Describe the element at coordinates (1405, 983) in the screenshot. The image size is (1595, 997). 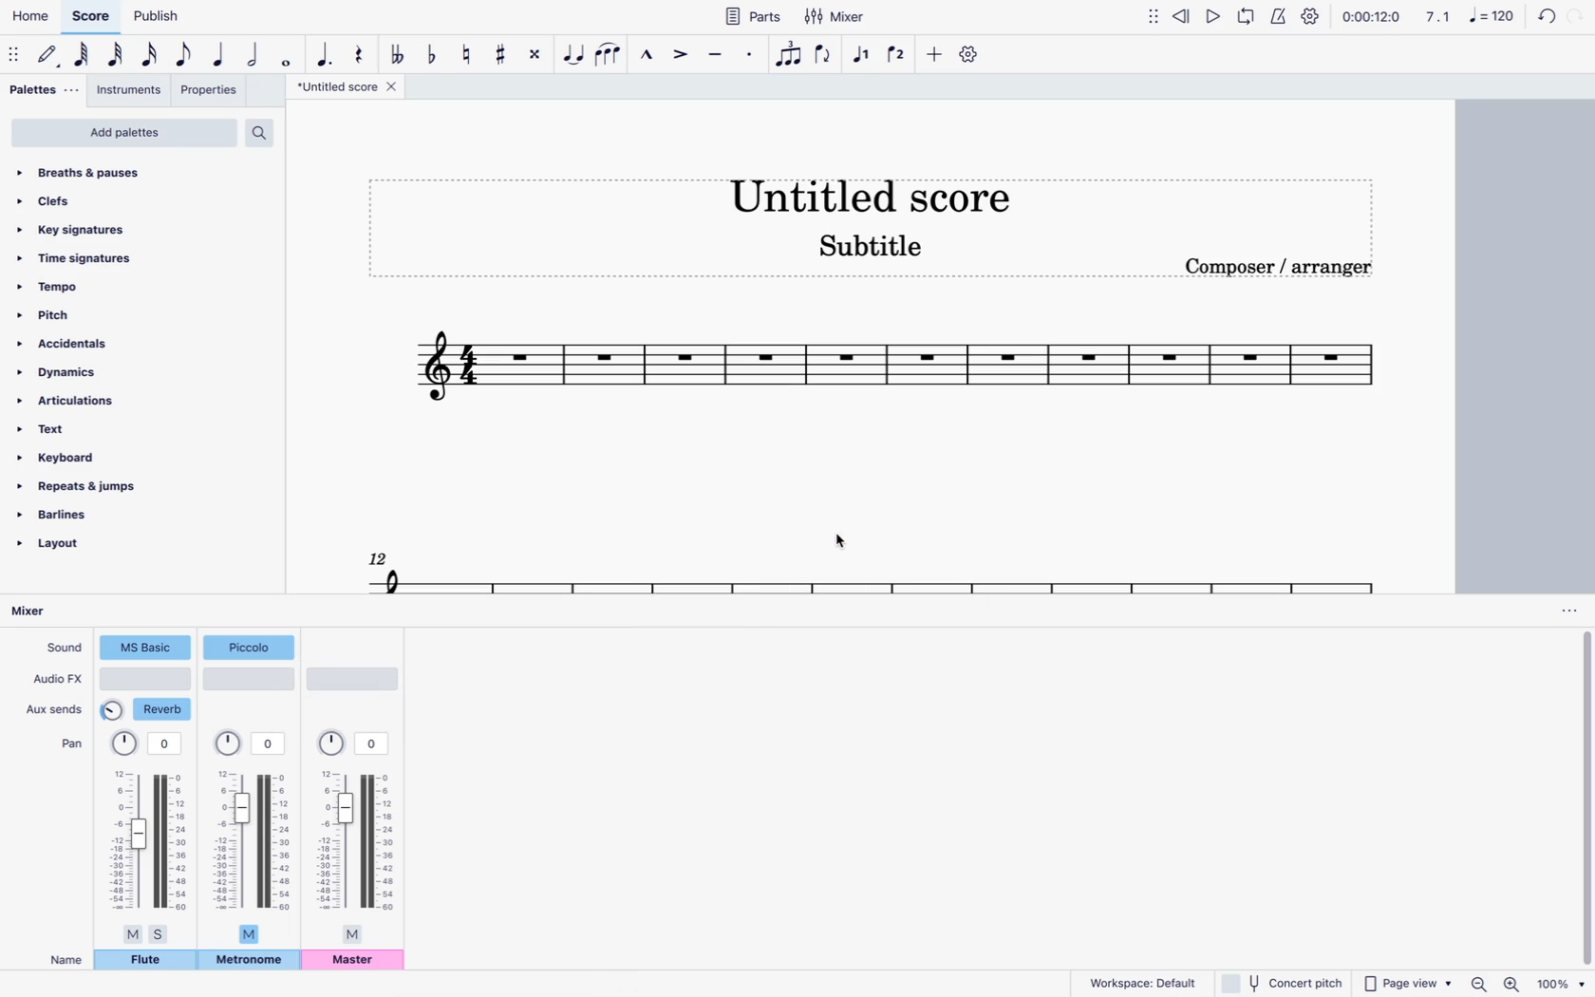
I see `page view` at that location.